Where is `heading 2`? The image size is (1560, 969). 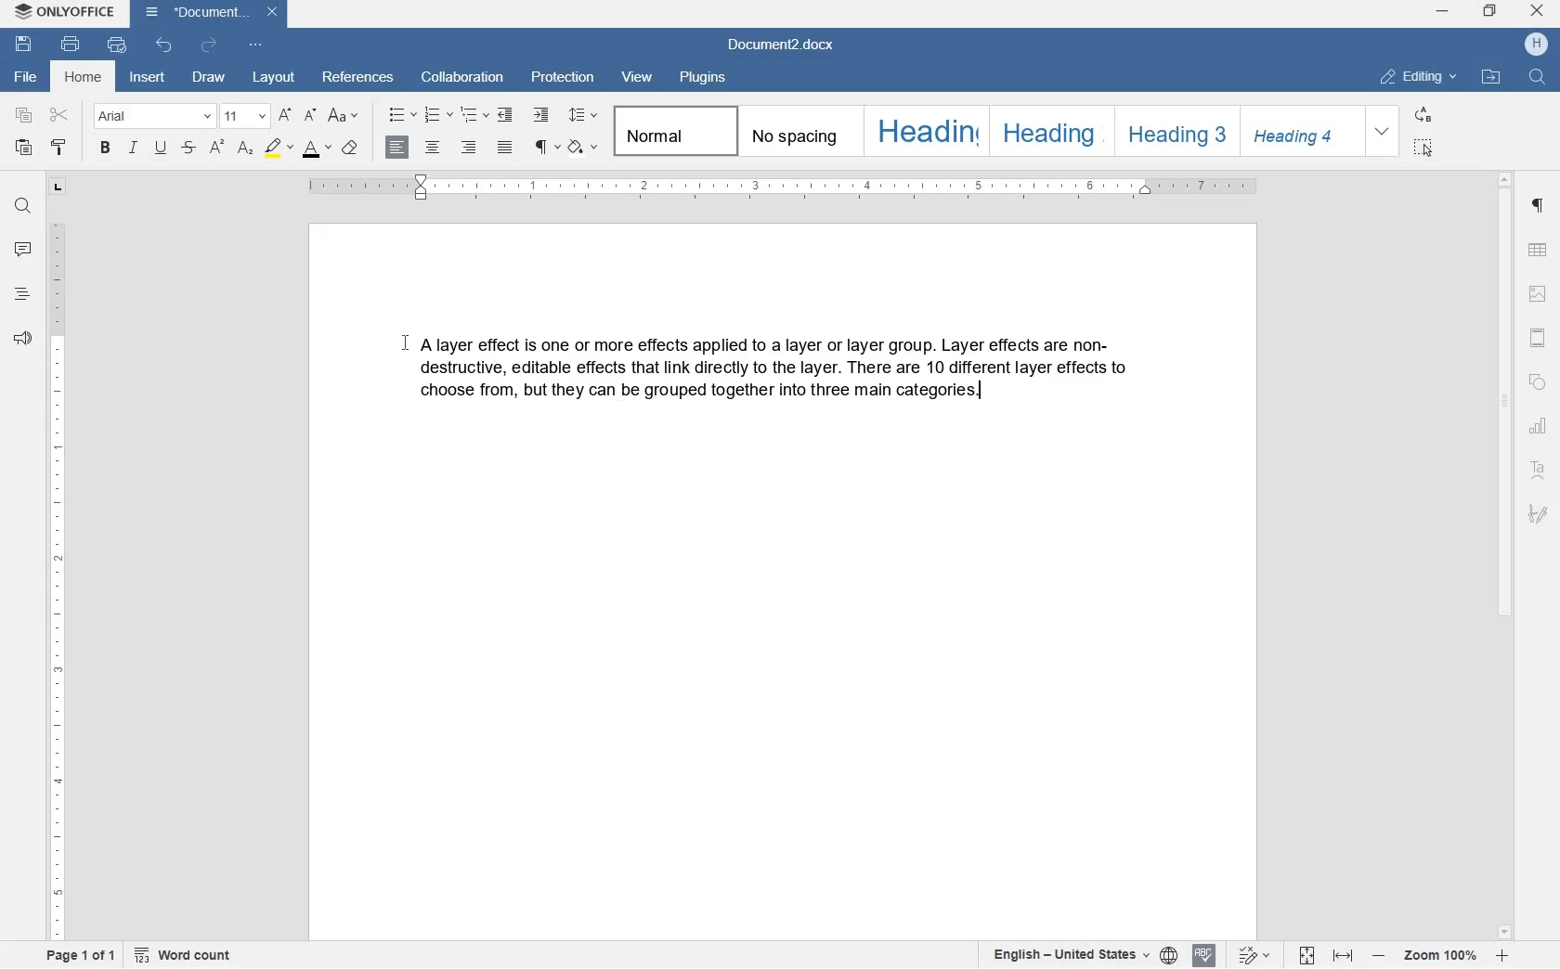 heading 2 is located at coordinates (1049, 131).